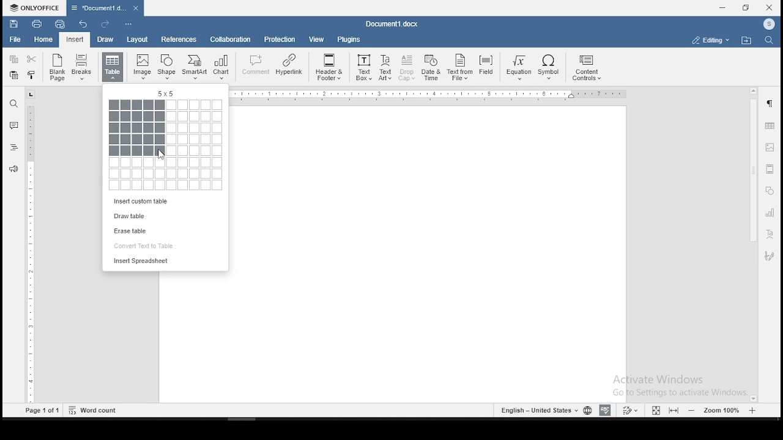  Describe the element at coordinates (363, 68) in the screenshot. I see `Text Box` at that location.